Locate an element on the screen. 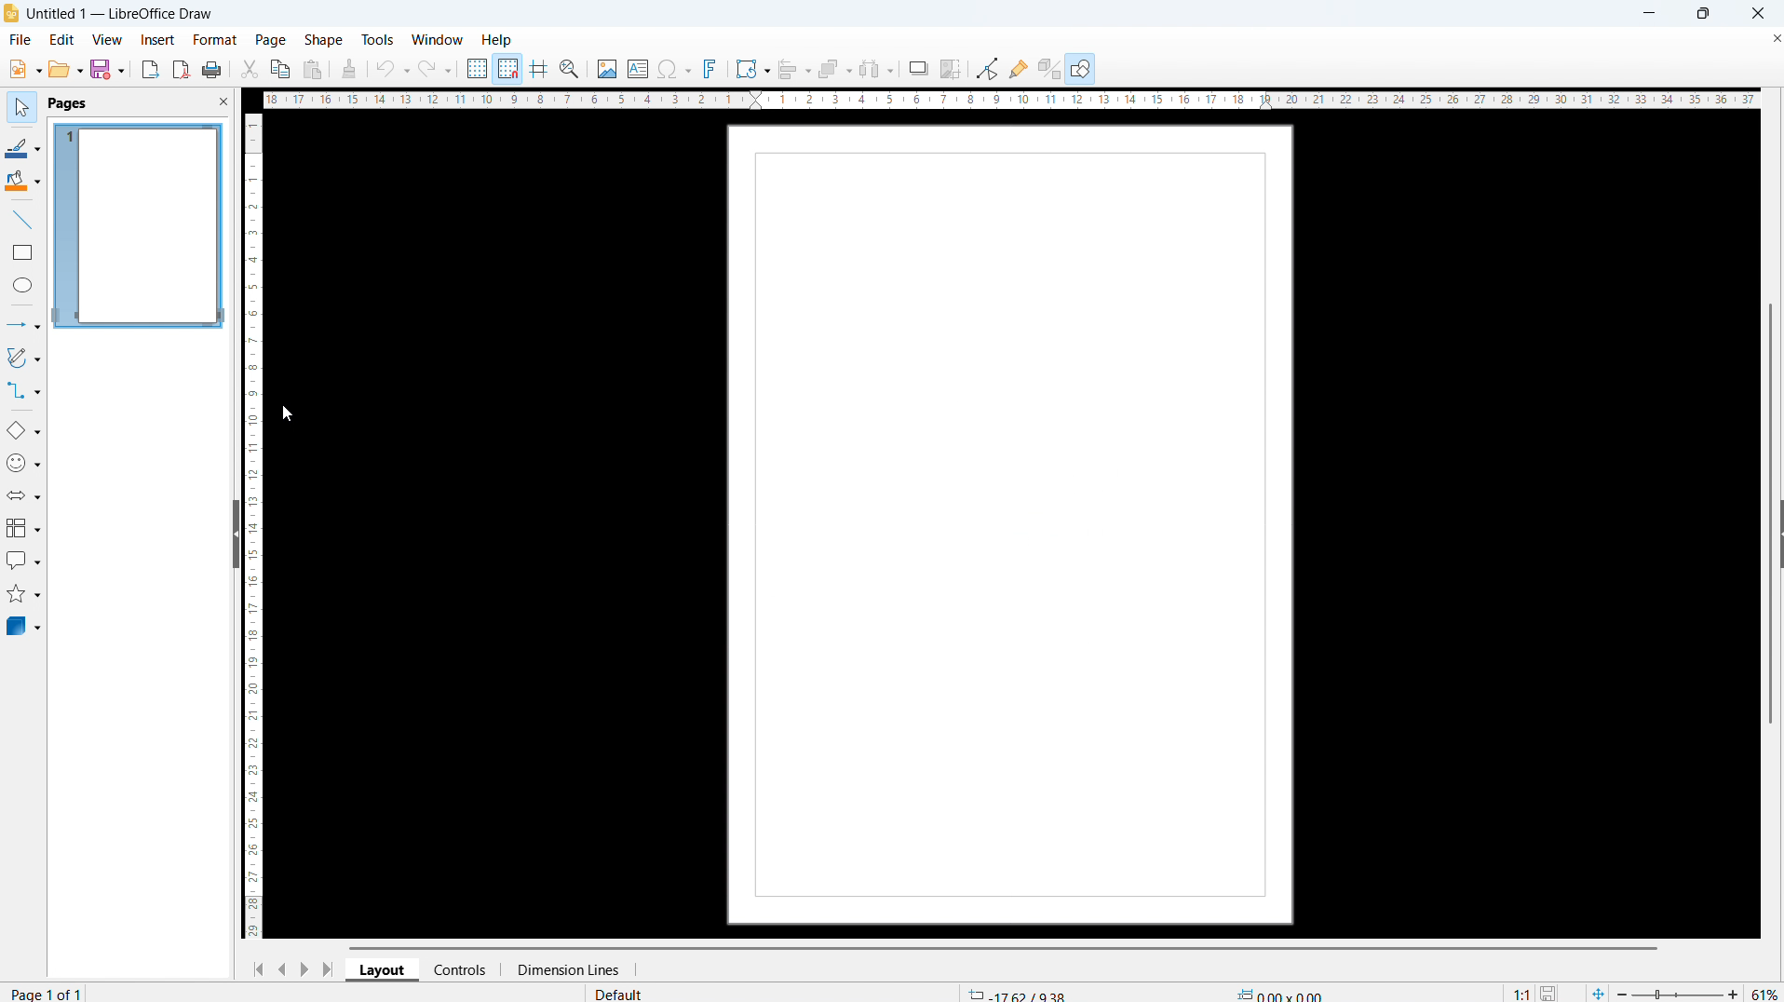  line color is located at coordinates (23, 147).